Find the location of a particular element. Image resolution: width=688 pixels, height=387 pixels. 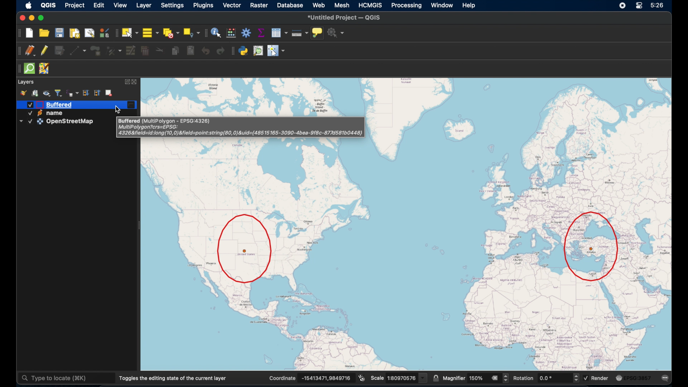

toggles the editing state of the current layer is located at coordinates (173, 378).